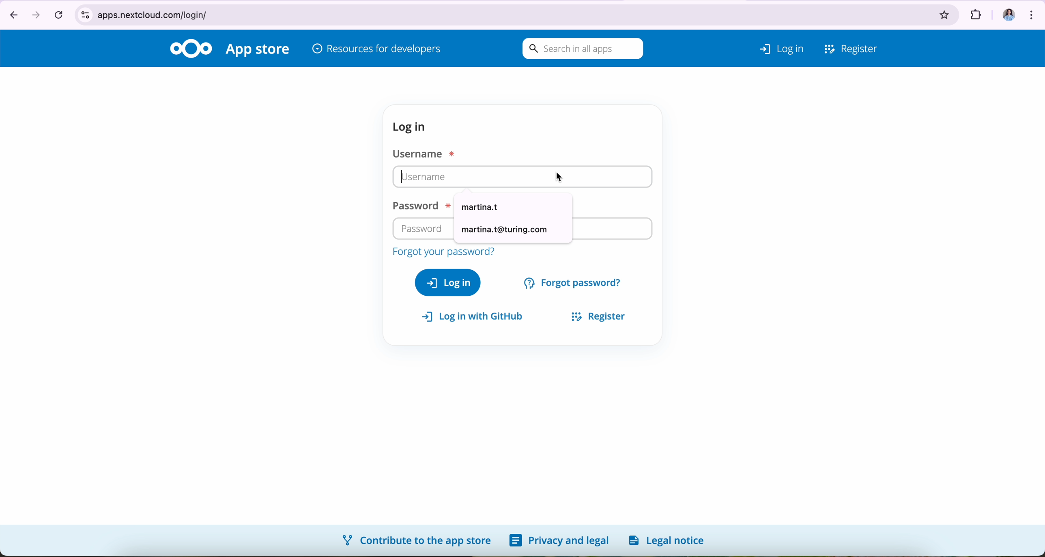  I want to click on favorites, so click(945, 12).